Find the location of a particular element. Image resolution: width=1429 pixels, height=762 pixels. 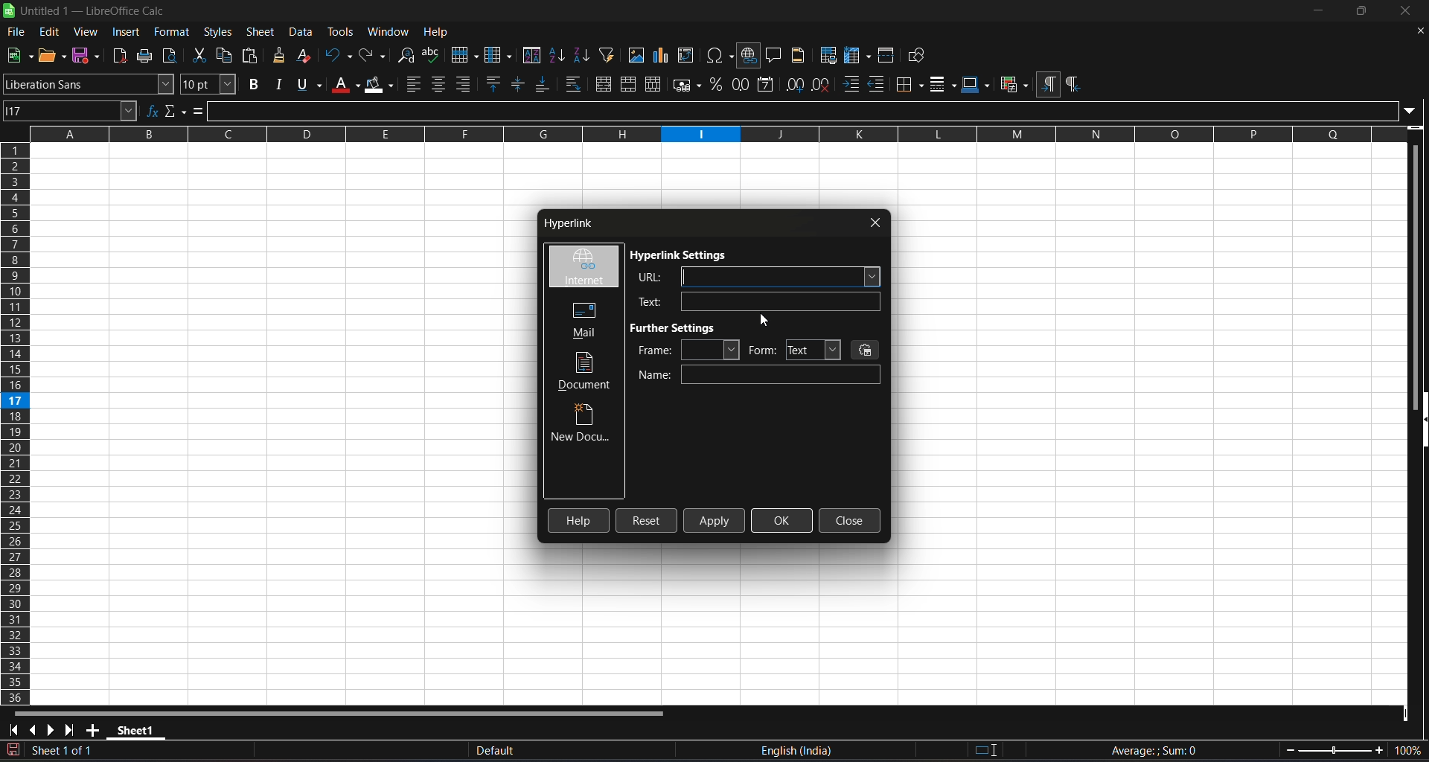

freeze row and column is located at coordinates (857, 54).